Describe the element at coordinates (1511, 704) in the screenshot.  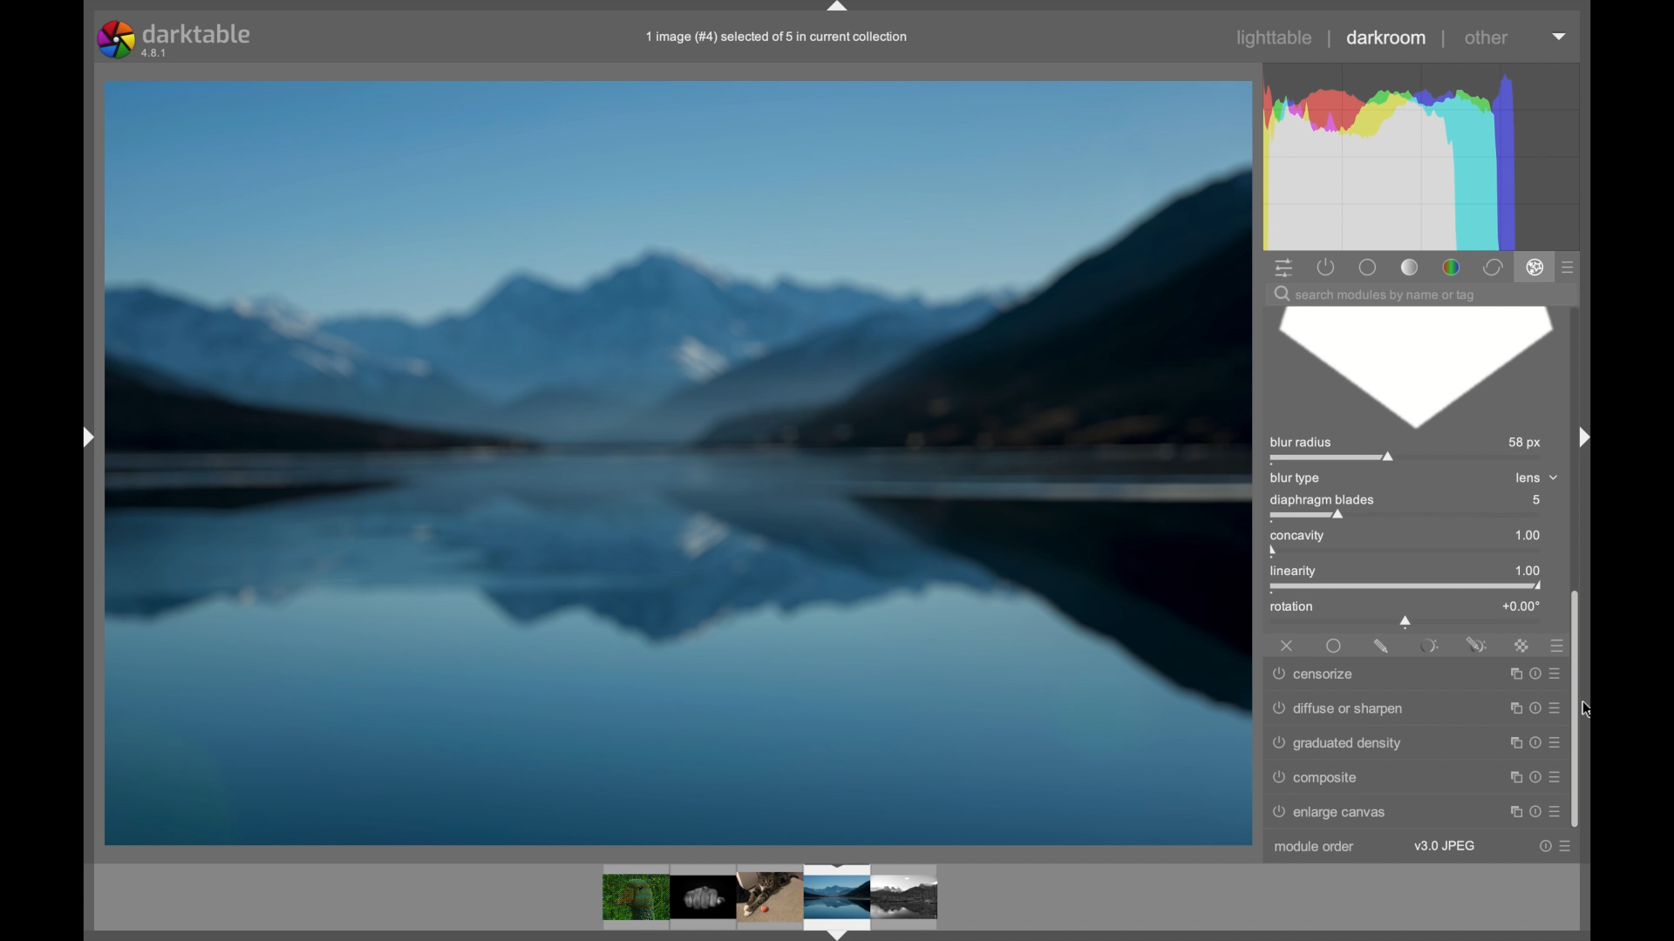
I see `maximize` at that location.